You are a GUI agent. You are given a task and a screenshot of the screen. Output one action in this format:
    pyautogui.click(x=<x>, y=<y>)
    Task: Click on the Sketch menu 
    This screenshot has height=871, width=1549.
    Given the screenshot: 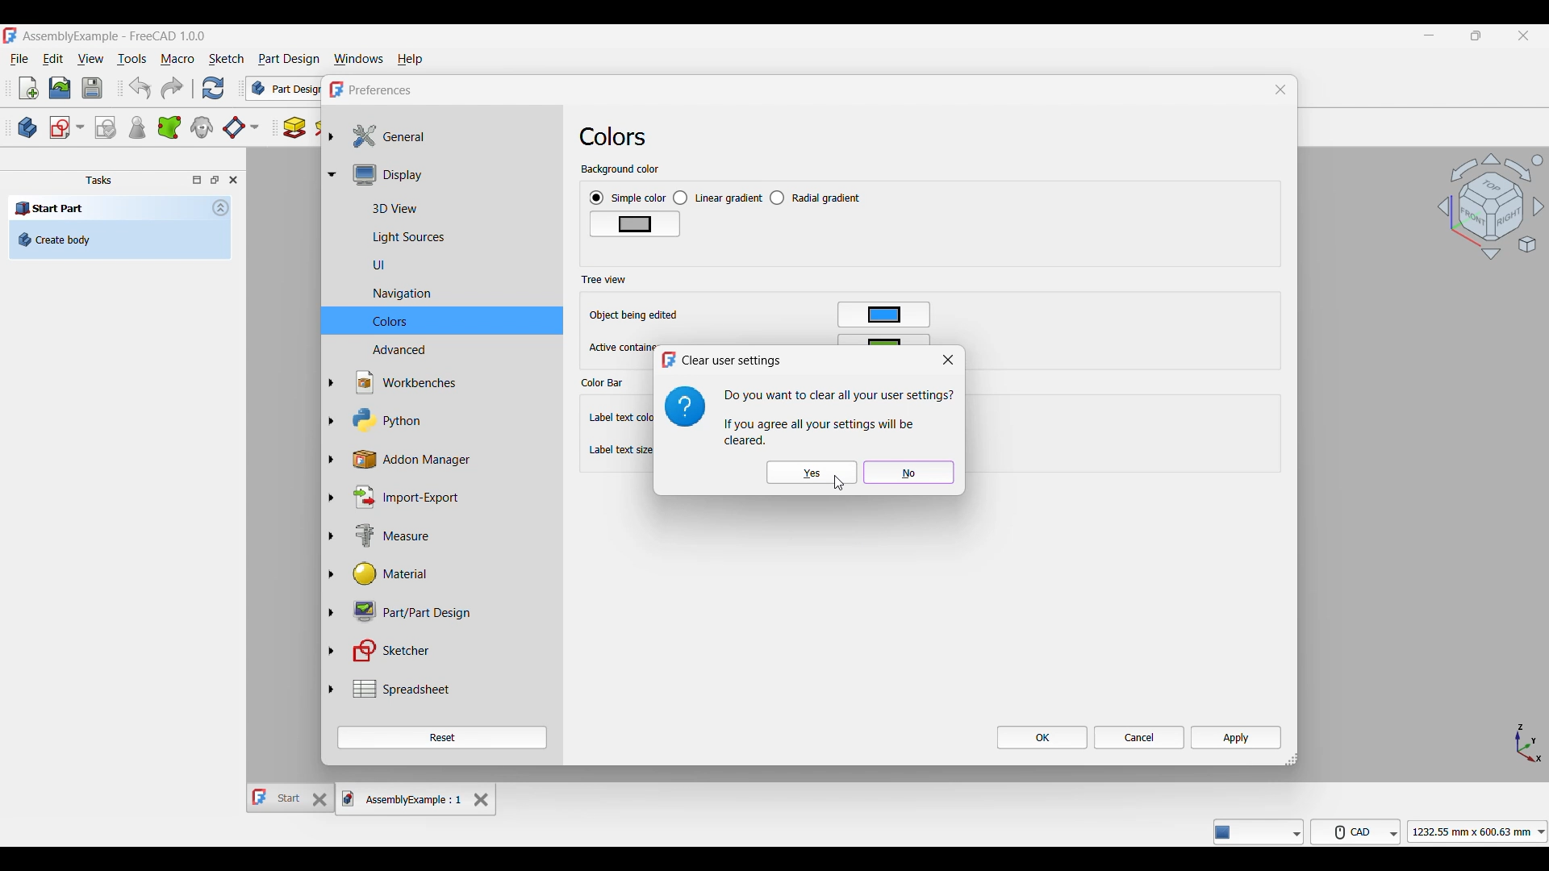 What is the action you would take?
    pyautogui.click(x=227, y=59)
    